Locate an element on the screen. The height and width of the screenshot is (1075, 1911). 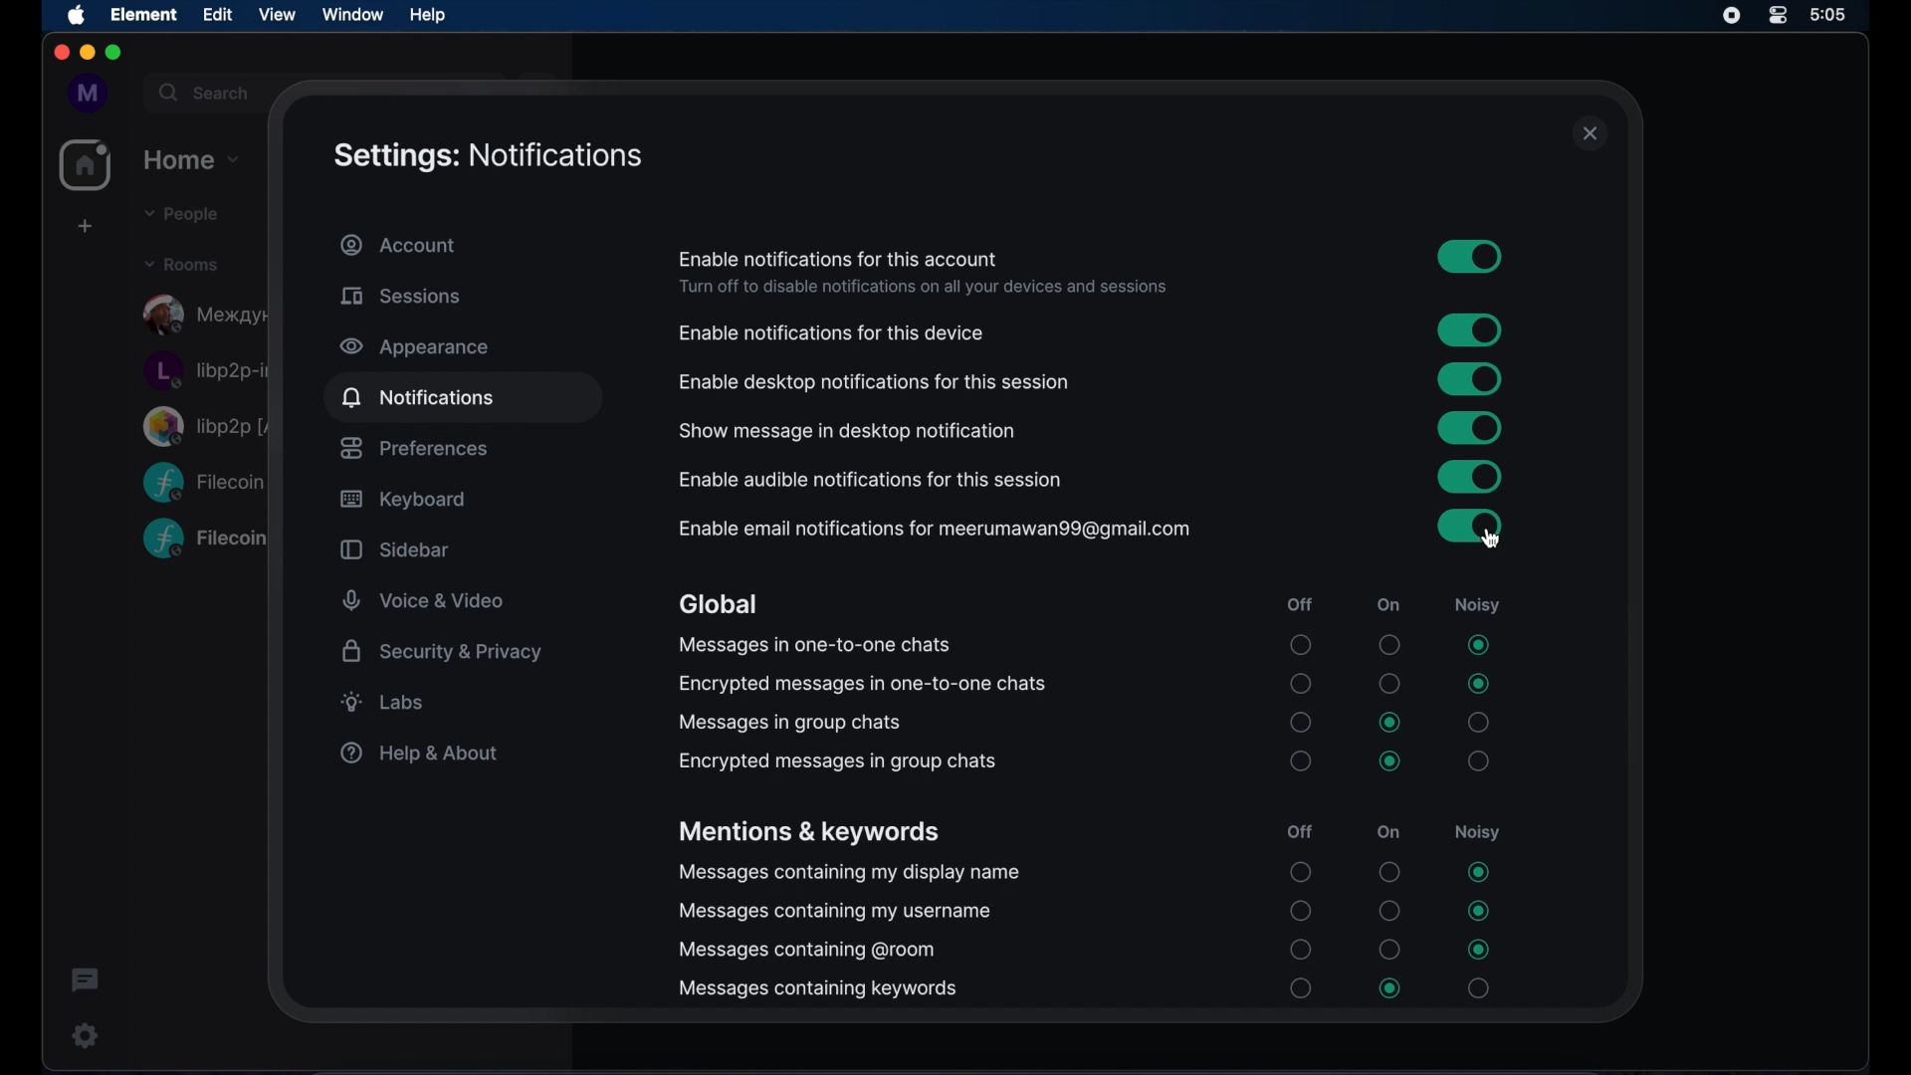
messages containing keywords is located at coordinates (817, 989).